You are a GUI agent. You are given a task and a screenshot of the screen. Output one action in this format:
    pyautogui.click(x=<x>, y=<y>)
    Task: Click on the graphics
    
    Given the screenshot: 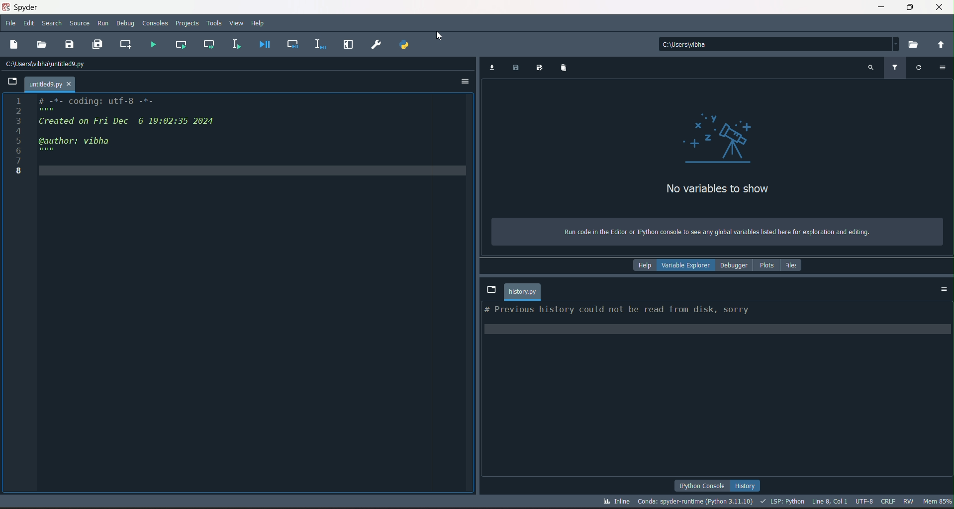 What is the action you would take?
    pyautogui.click(x=718, y=139)
    